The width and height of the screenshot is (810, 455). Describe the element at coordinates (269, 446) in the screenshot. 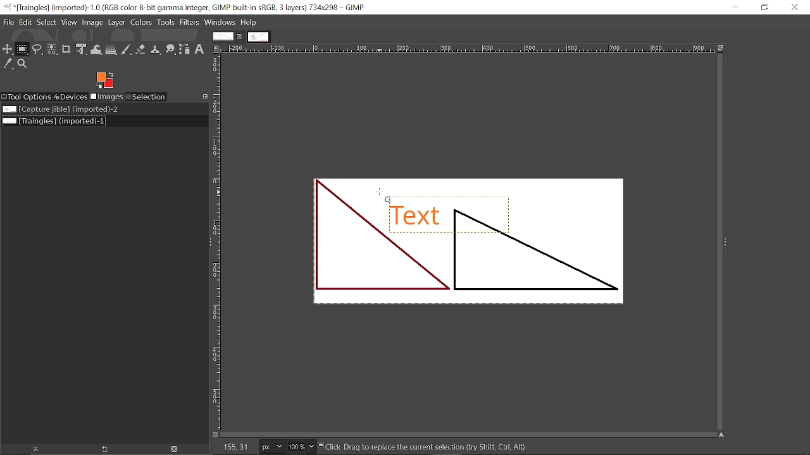

I see `Current image units` at that location.